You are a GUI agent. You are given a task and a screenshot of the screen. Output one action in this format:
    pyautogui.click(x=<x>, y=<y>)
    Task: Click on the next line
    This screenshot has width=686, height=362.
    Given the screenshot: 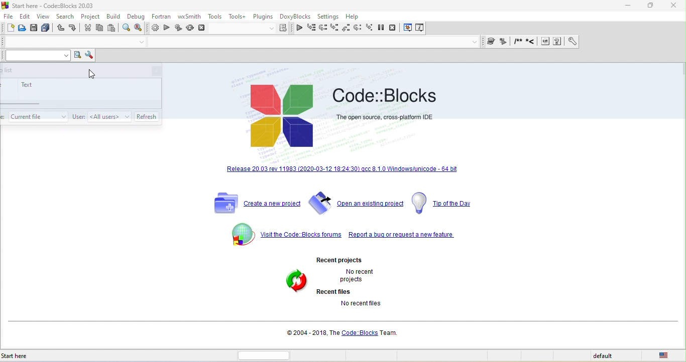 What is the action you would take?
    pyautogui.click(x=322, y=28)
    